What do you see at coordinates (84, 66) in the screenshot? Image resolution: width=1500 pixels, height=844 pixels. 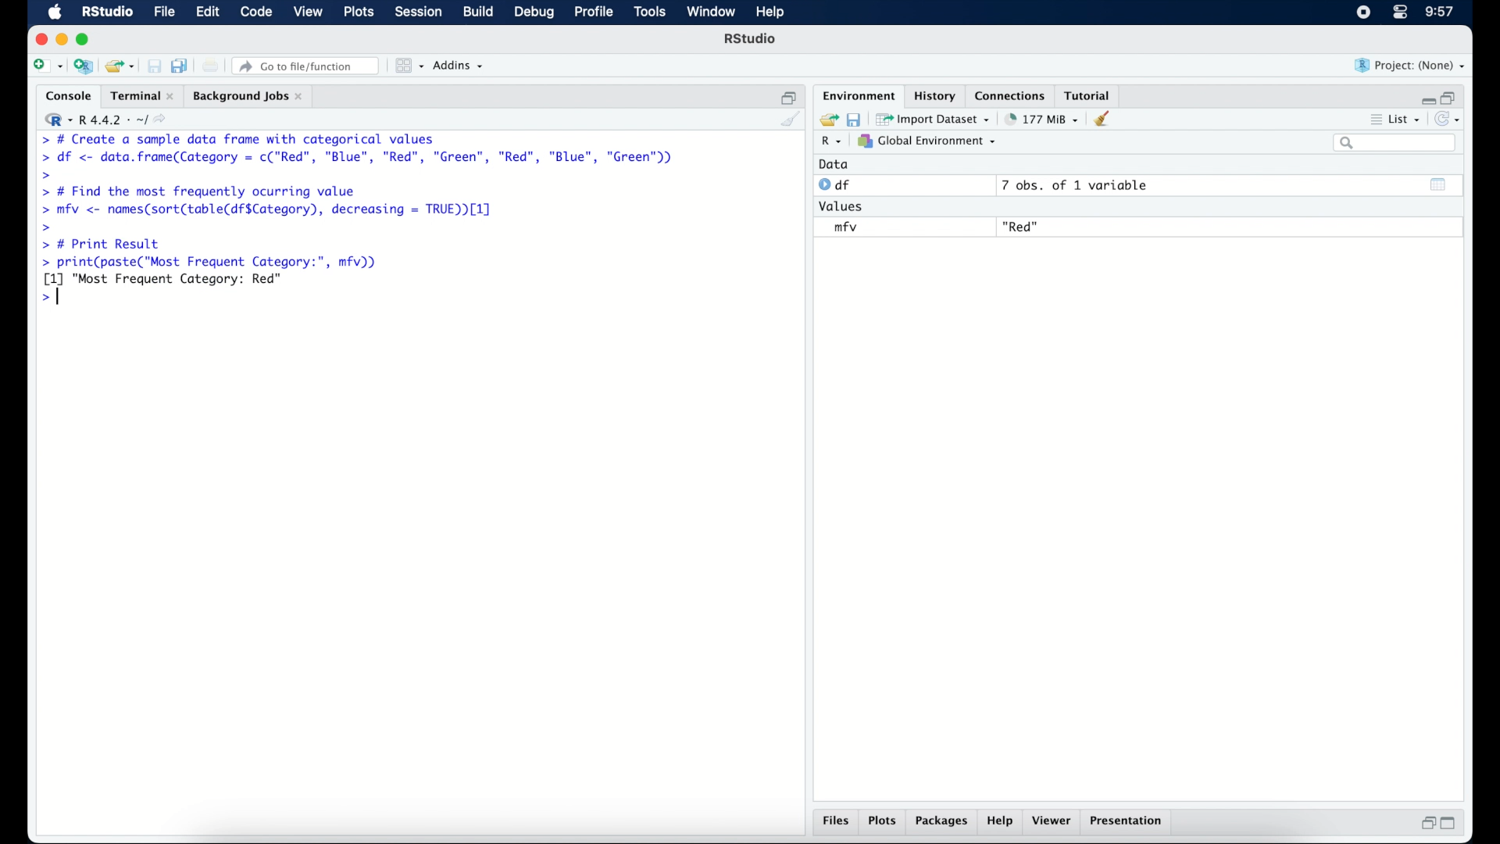 I see `create a project` at bounding box center [84, 66].